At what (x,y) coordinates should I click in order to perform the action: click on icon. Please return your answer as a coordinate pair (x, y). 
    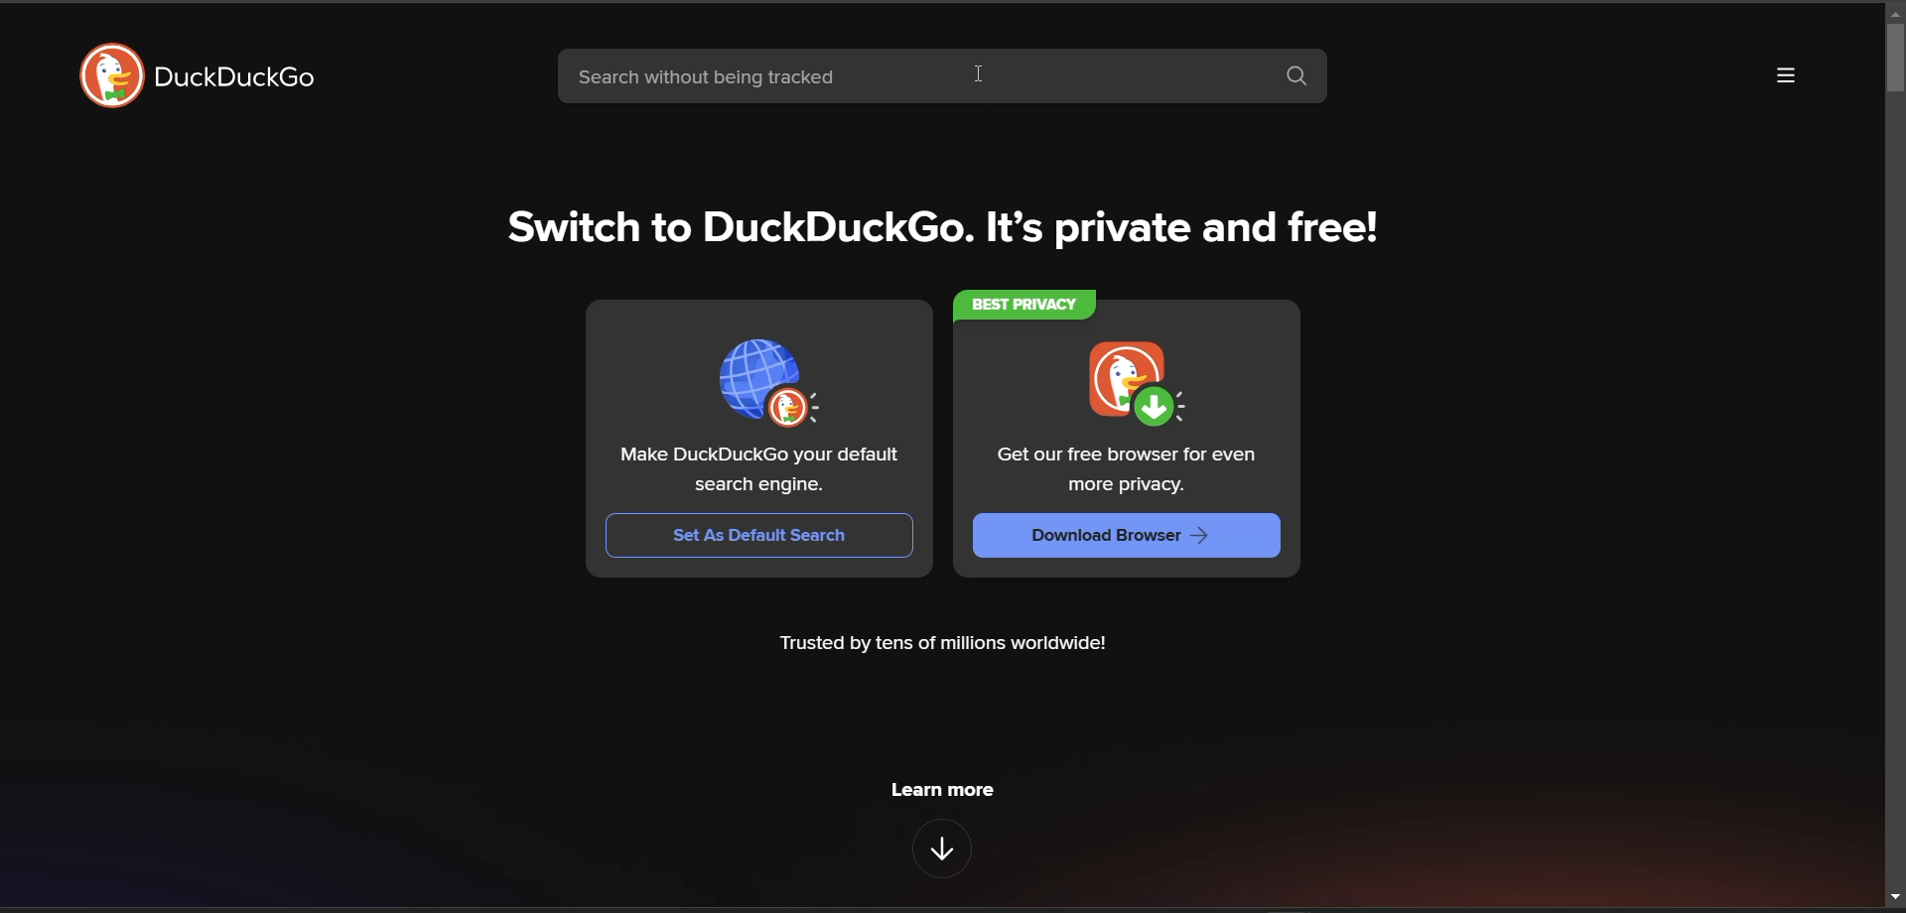
    Looking at the image, I should click on (1131, 382).